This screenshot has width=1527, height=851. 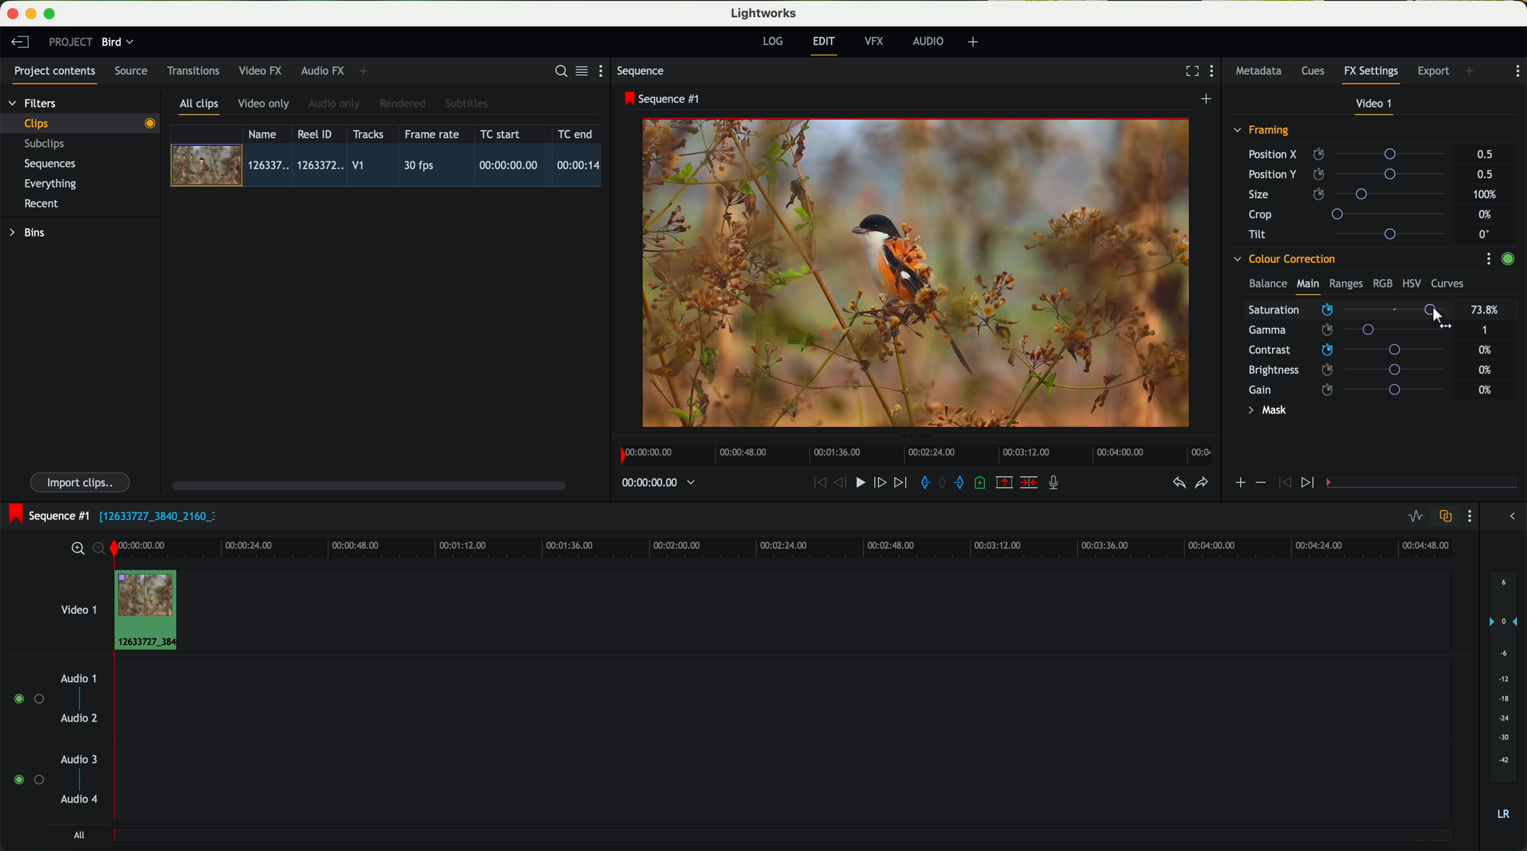 I want to click on show settings menu, so click(x=1488, y=259).